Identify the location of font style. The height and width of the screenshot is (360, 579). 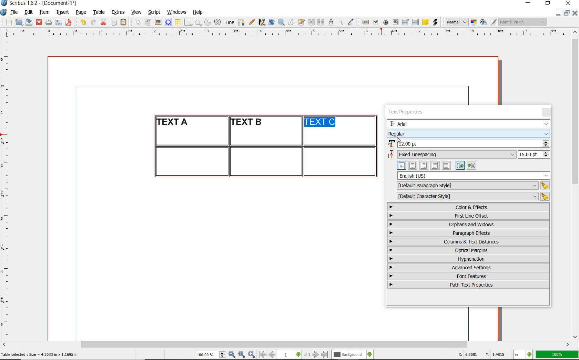
(468, 133).